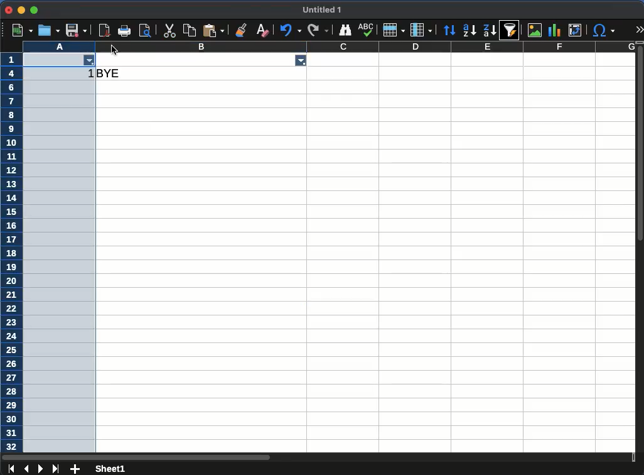 This screenshot has width=644, height=475. I want to click on 1, so click(89, 75).